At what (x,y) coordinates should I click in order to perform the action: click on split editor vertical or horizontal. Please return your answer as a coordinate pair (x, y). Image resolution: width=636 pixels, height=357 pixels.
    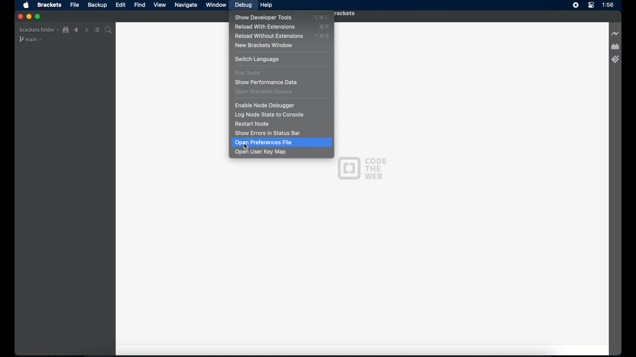
    Looking at the image, I should click on (97, 30).